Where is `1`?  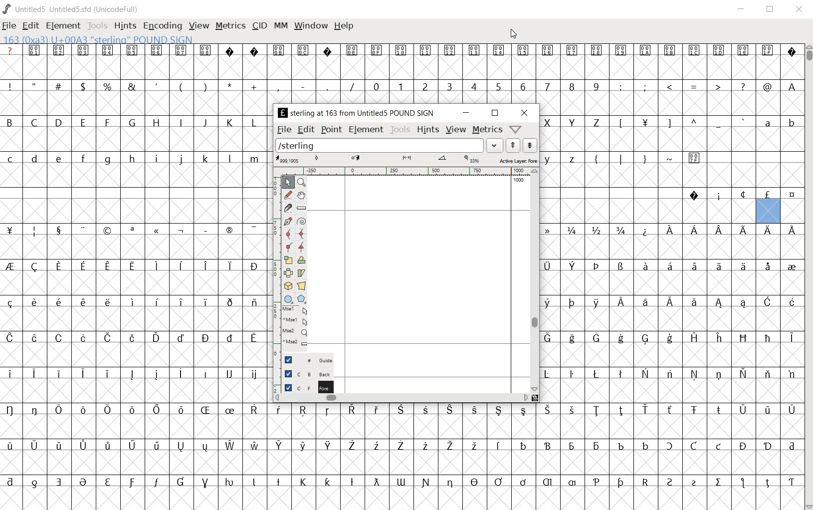 1 is located at coordinates (400, 86).